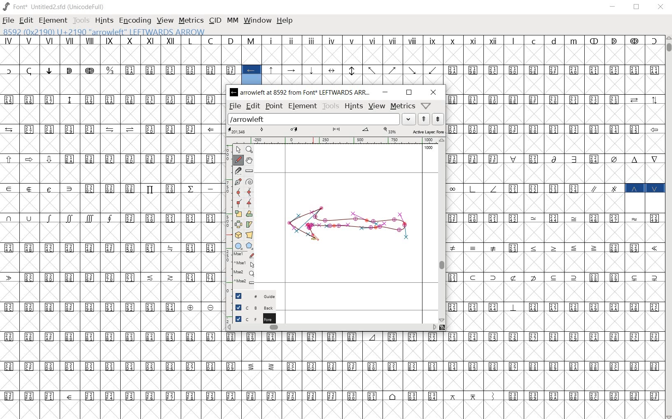  What do you see at coordinates (302, 93) in the screenshot?
I see `glyph name` at bounding box center [302, 93].